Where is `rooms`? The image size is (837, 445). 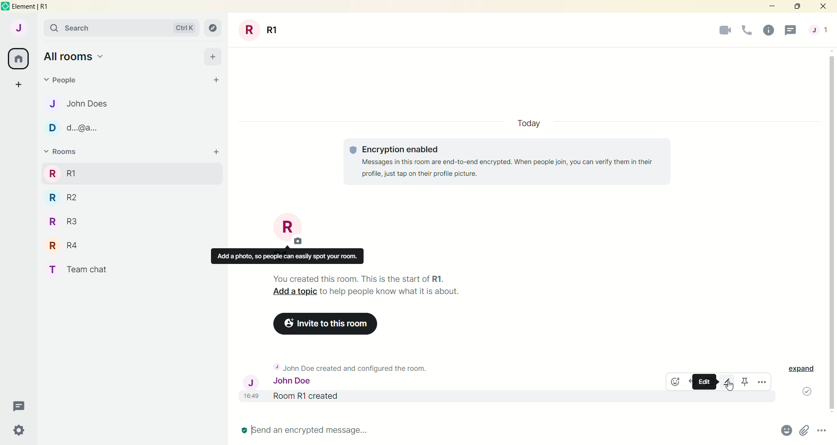
rooms is located at coordinates (62, 173).